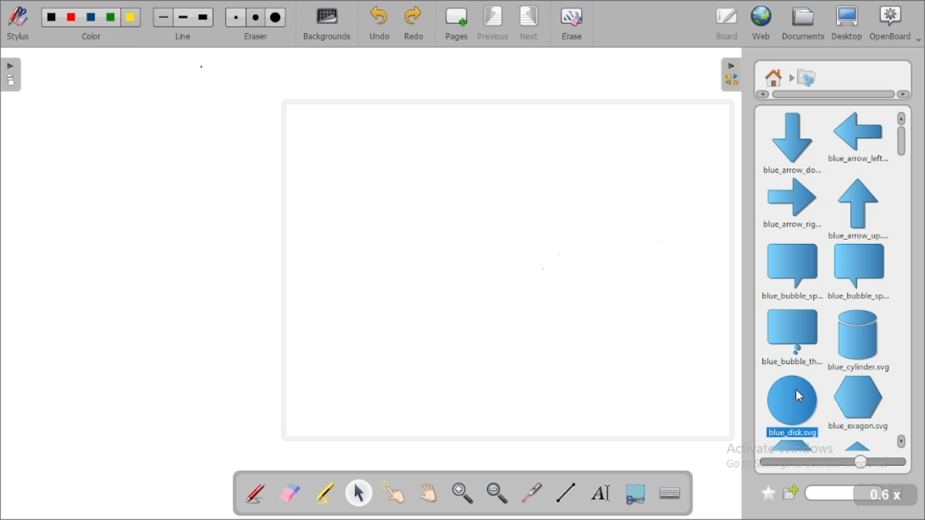  What do you see at coordinates (533, 493) in the screenshot?
I see `visual laser pointer` at bounding box center [533, 493].